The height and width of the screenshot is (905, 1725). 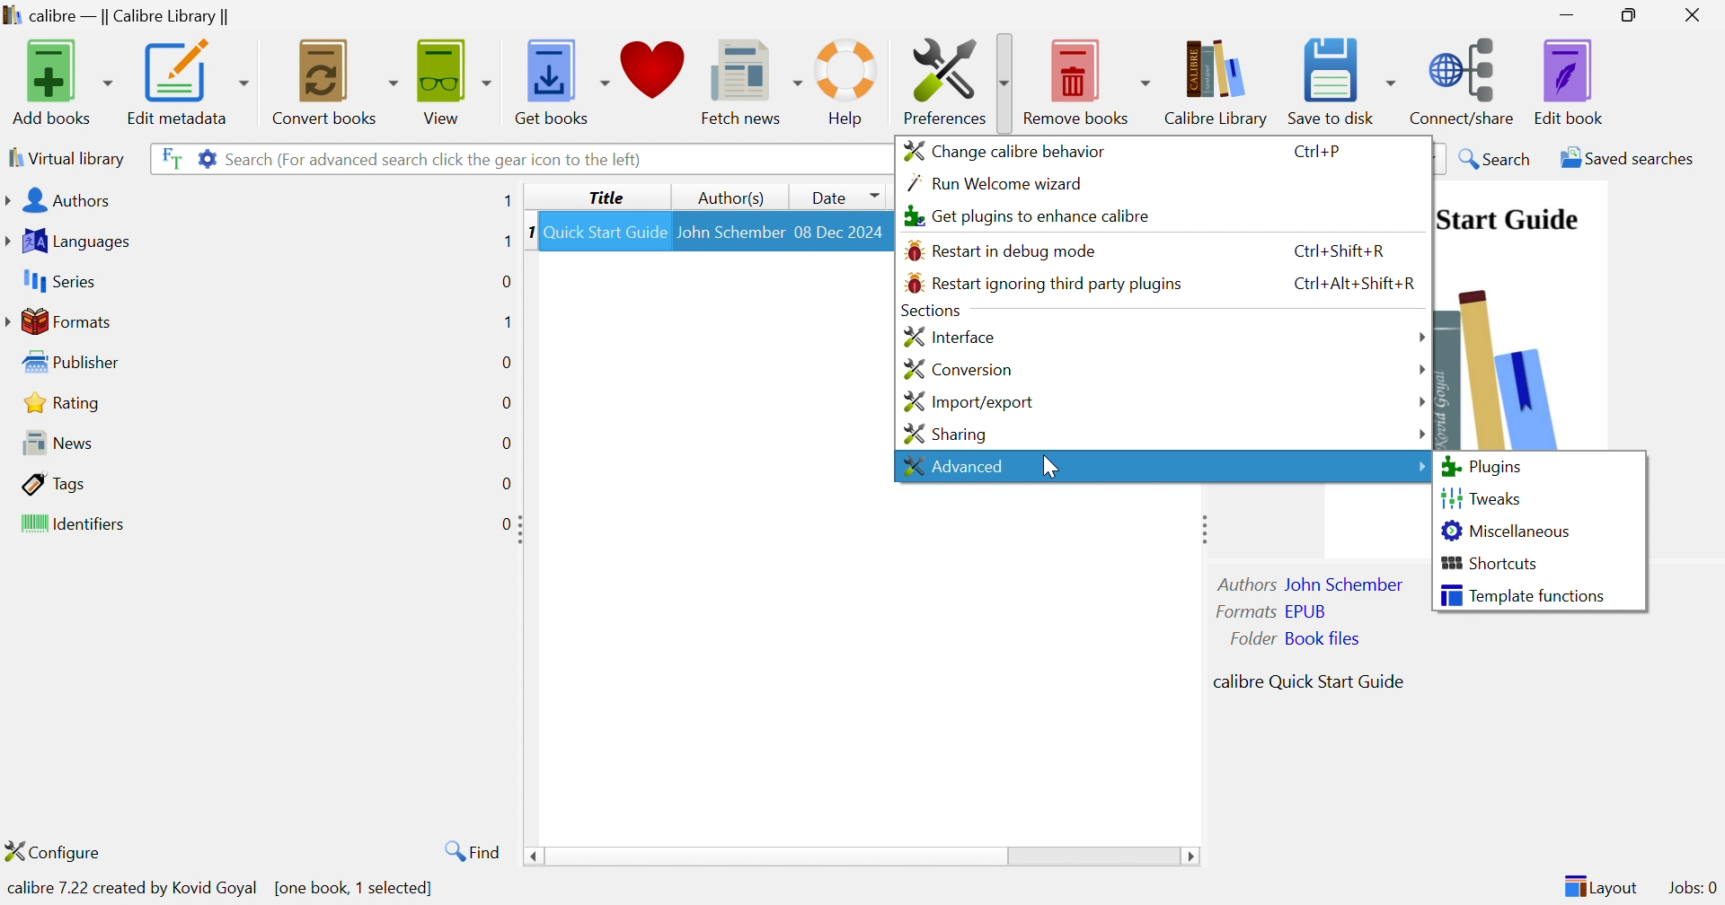 I want to click on Drop Down, so click(x=1422, y=432).